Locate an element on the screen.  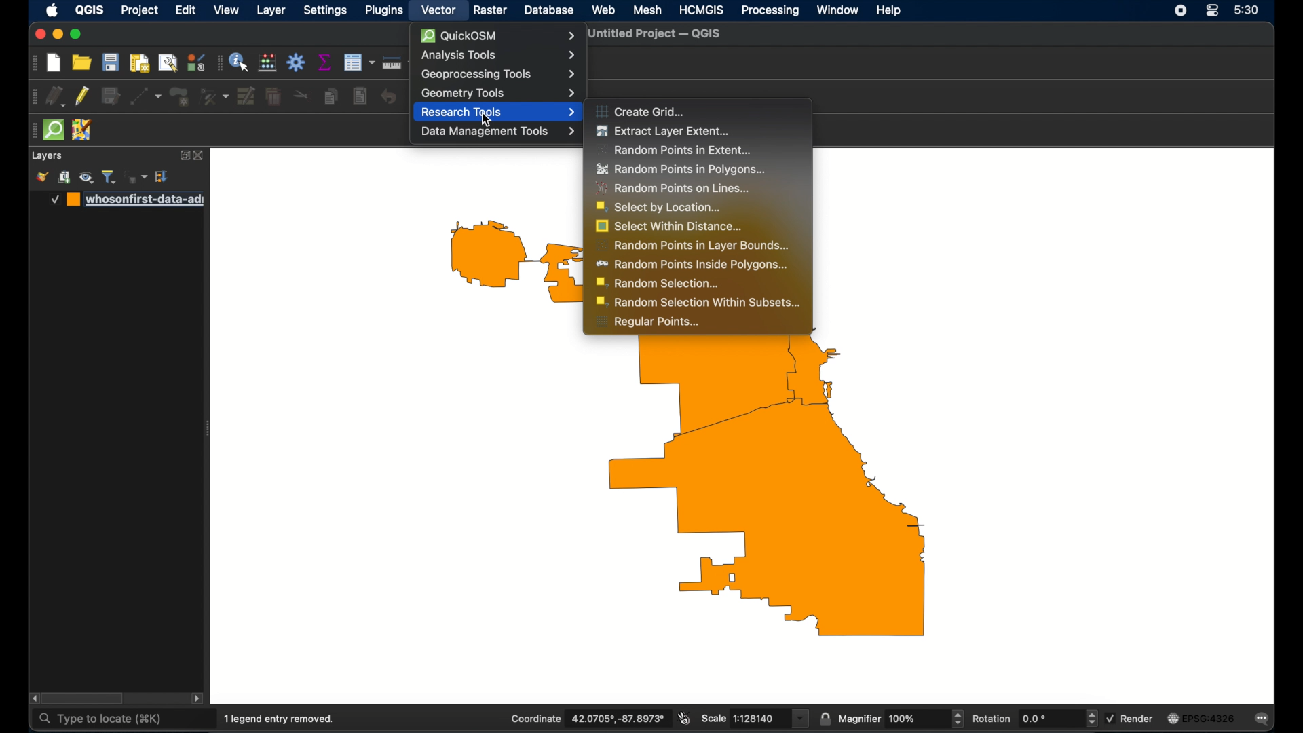
expand is located at coordinates (183, 155).